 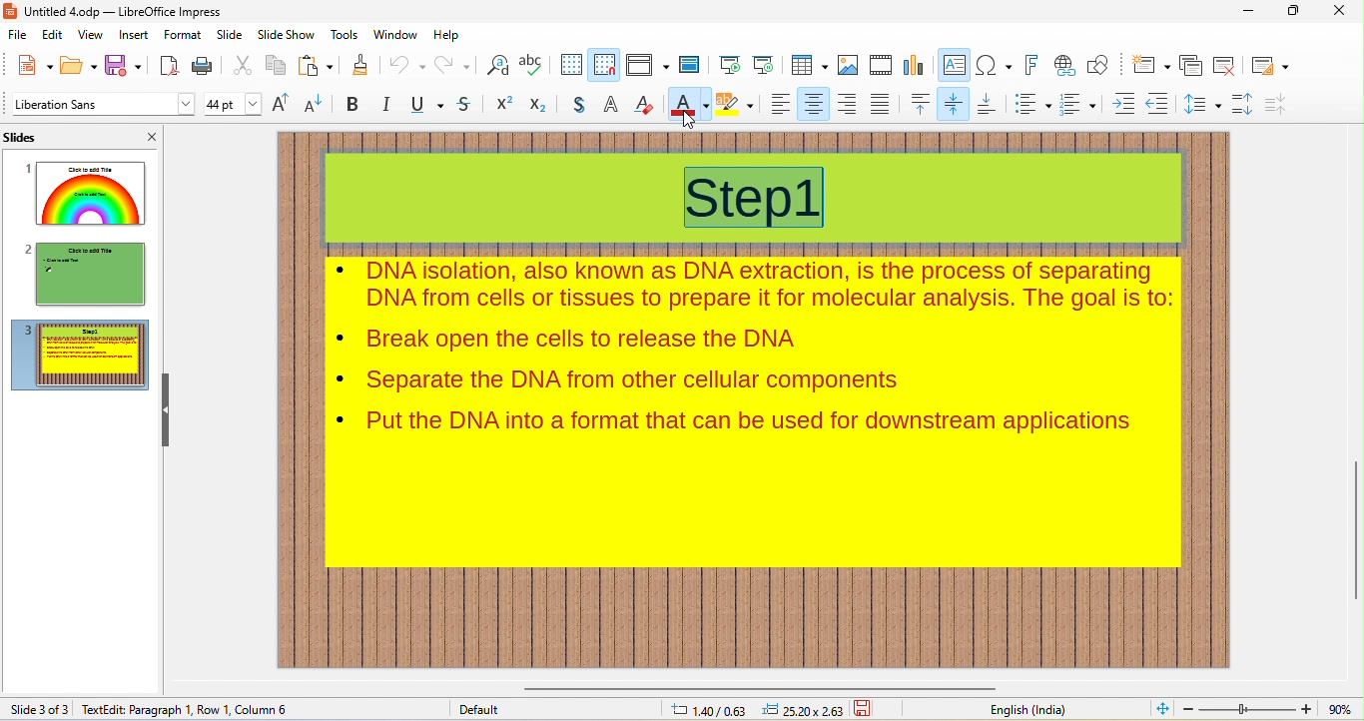 What do you see at coordinates (171, 414) in the screenshot?
I see `hide` at bounding box center [171, 414].